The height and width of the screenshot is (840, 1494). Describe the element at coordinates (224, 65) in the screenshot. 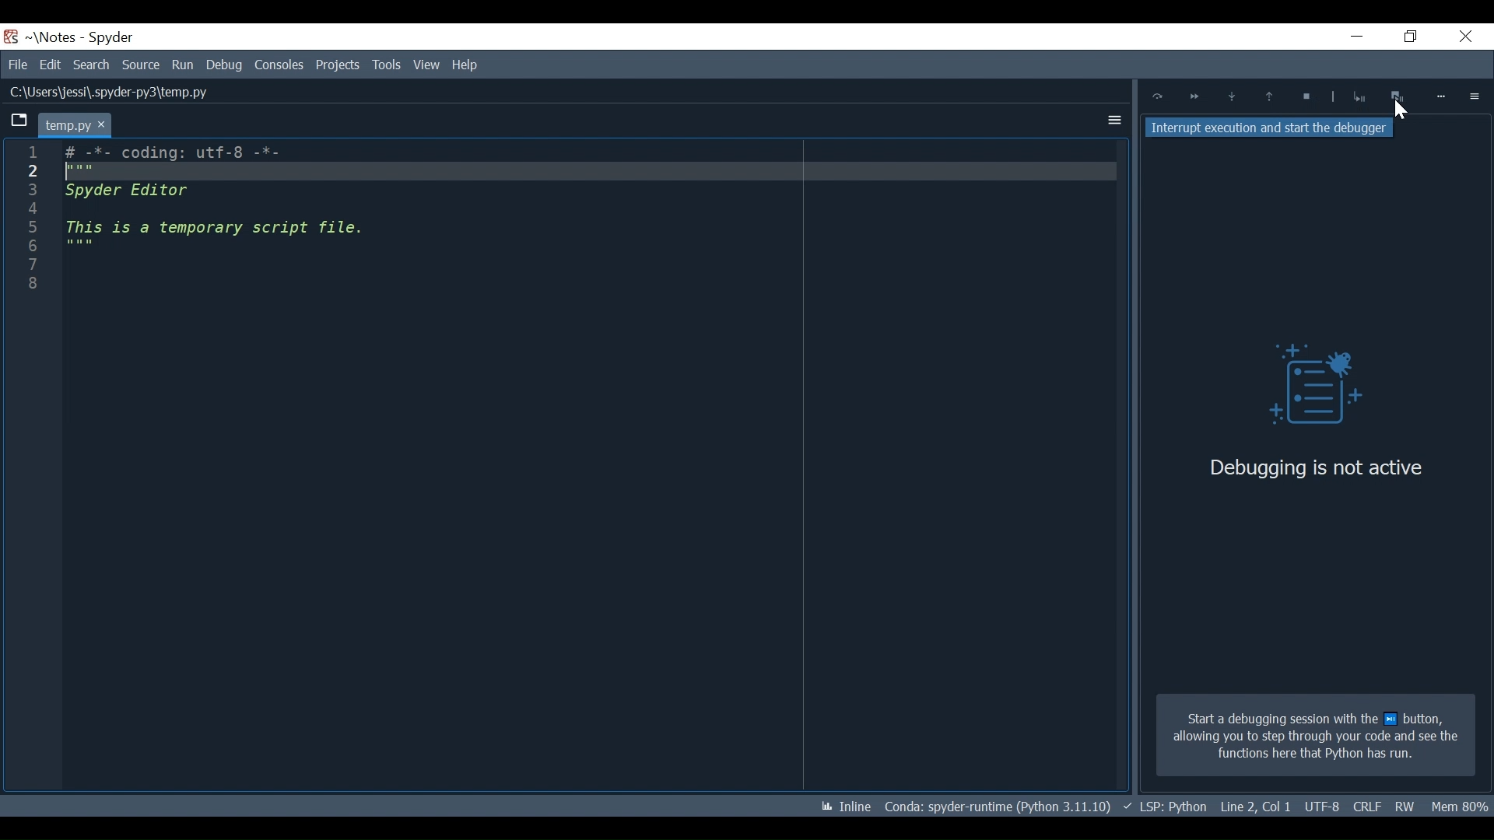

I see `Debug` at that location.